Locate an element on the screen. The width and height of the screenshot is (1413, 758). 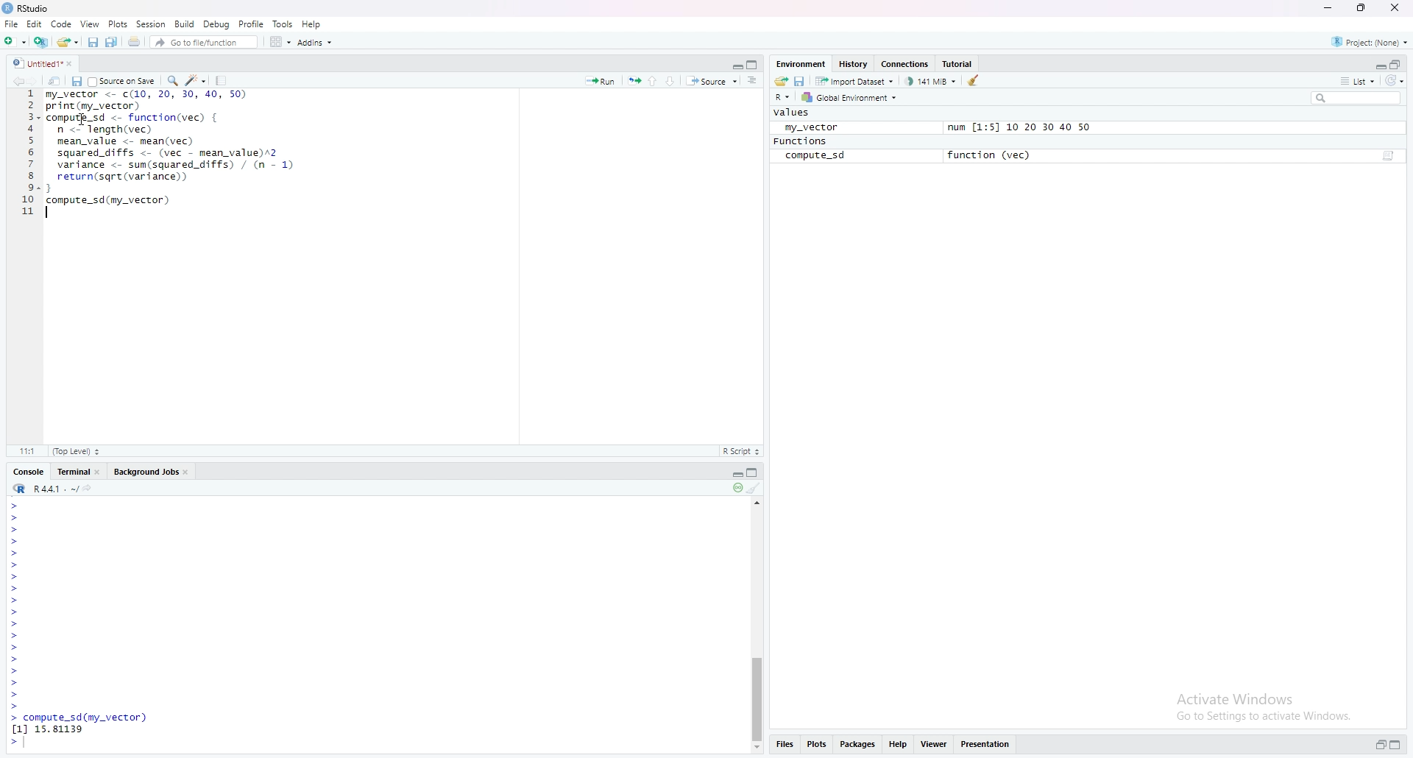
compute_sd(my_vector) [1] 15.81139 is located at coordinates (79, 723).